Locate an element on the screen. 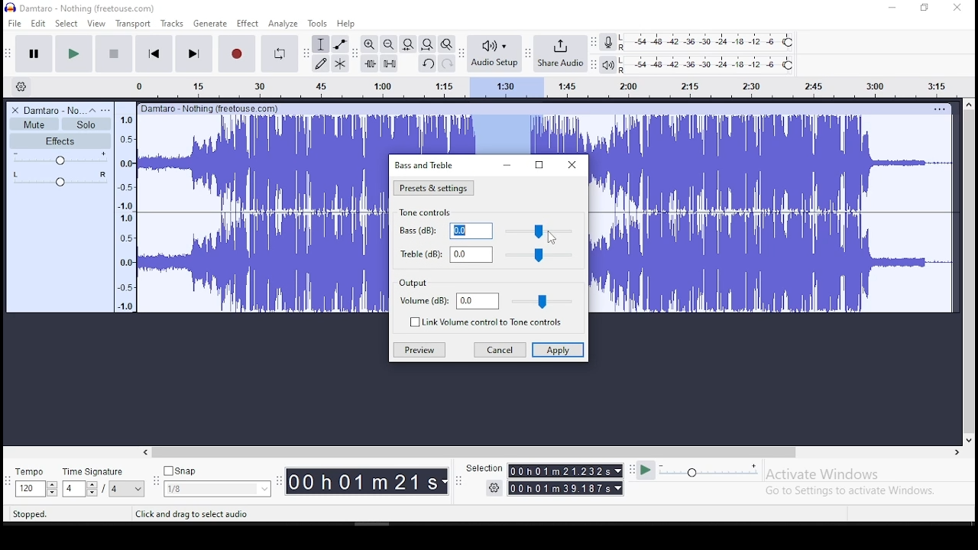 This screenshot has width=978, height=550. drop down is located at coordinates (139, 489).